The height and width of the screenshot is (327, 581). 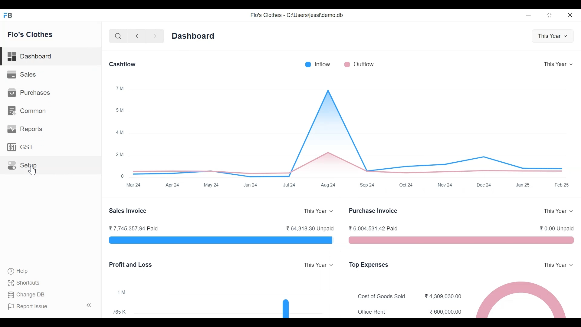 I want to click on graph, so click(x=348, y=131).